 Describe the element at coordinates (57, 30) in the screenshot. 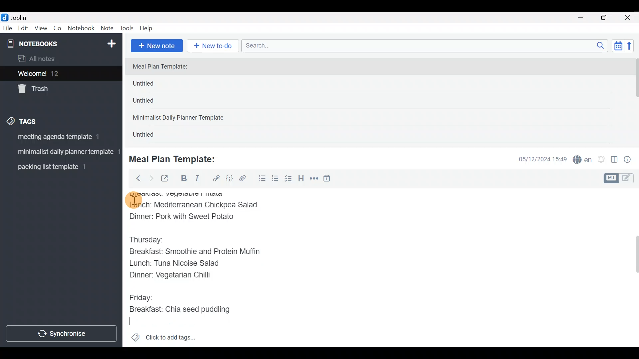

I see `Go` at that location.